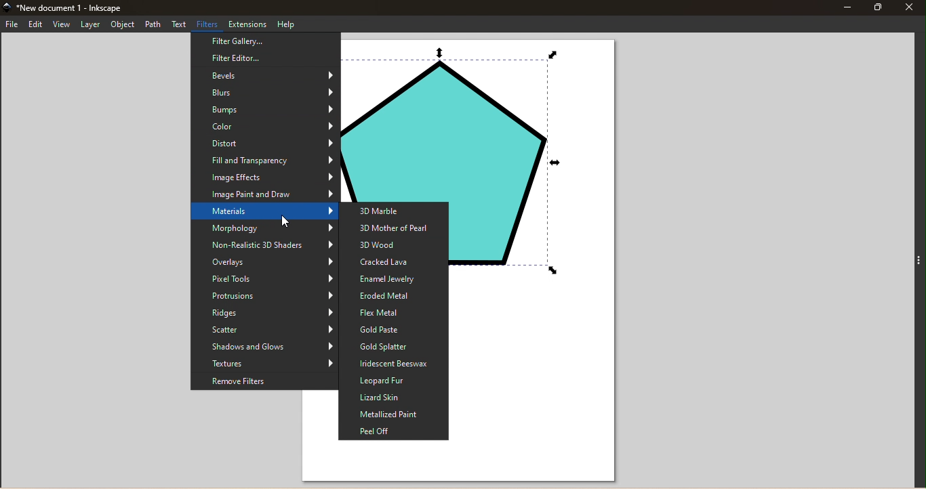 This screenshot has height=489, width=926. I want to click on View, so click(60, 24).